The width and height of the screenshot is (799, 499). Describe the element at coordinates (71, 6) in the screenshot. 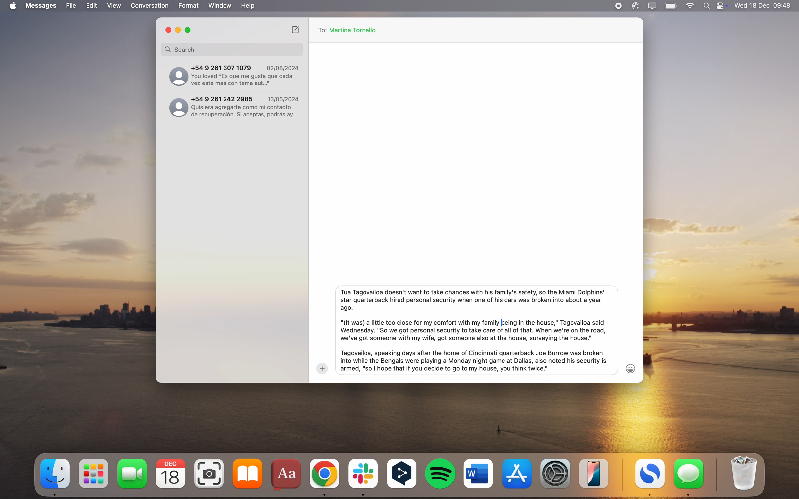

I see `file` at that location.